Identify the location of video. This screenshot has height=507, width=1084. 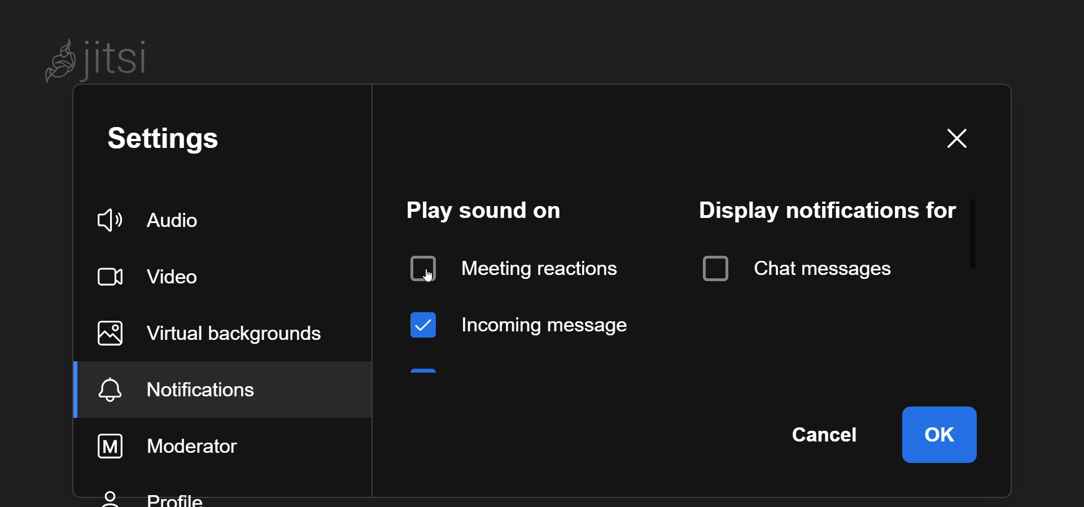
(162, 277).